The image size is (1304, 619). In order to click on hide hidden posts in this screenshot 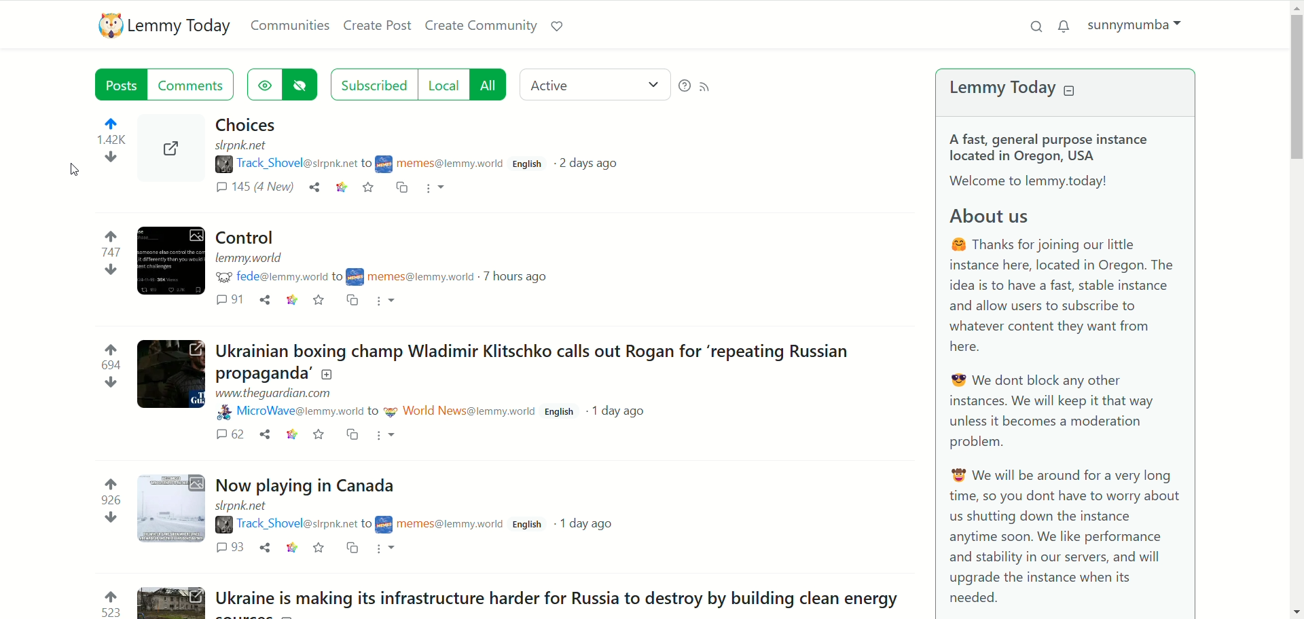, I will do `click(302, 84)`.